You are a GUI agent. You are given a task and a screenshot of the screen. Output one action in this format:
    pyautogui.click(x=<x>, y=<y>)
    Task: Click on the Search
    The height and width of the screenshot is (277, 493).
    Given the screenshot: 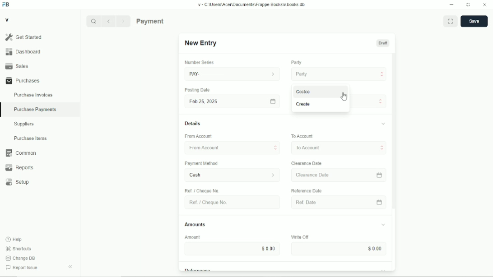 What is the action you would take?
    pyautogui.click(x=93, y=21)
    